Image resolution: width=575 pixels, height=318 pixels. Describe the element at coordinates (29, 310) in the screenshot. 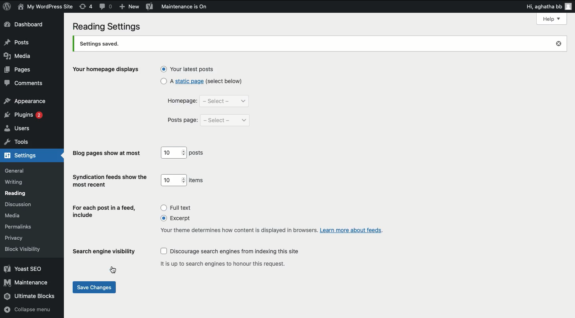

I see `collapse menu` at that location.